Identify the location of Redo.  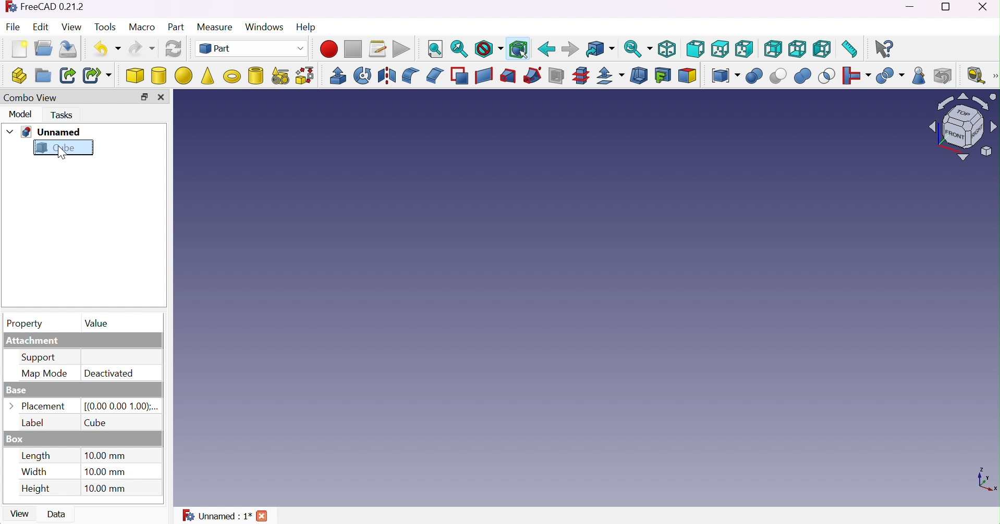
(141, 49).